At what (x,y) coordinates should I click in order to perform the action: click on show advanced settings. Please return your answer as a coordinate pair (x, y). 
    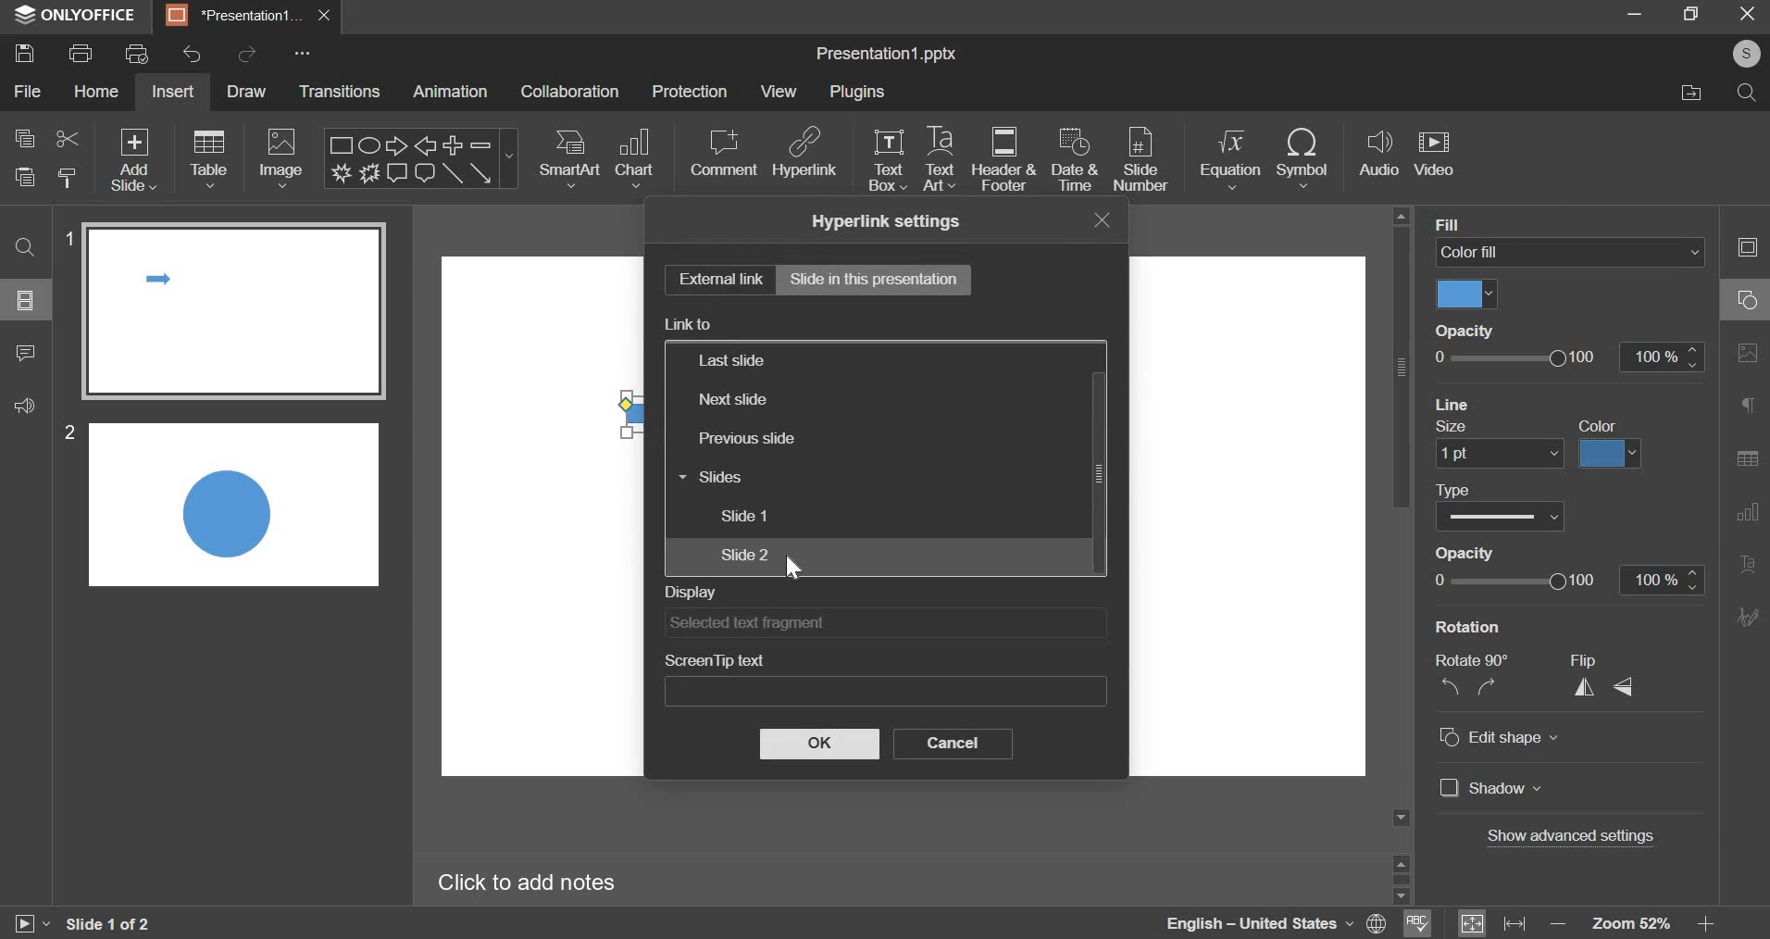
    Looking at the image, I should click on (1568, 837).